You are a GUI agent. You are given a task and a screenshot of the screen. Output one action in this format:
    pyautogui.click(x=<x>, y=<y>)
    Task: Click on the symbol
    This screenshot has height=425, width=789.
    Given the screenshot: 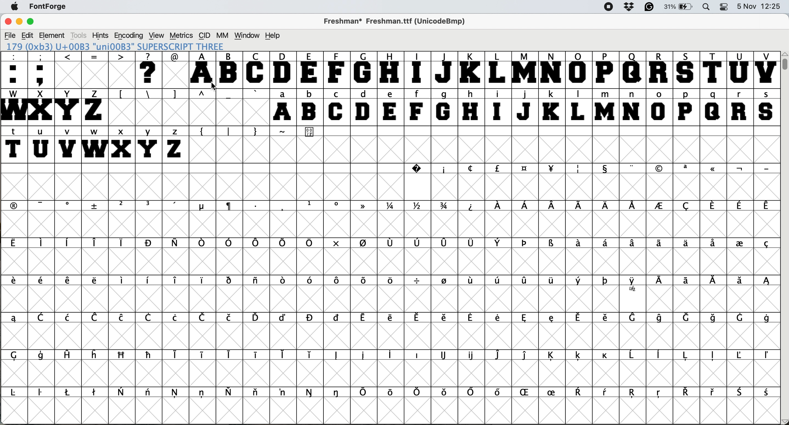 What is the action you would take?
    pyautogui.click(x=607, y=393)
    